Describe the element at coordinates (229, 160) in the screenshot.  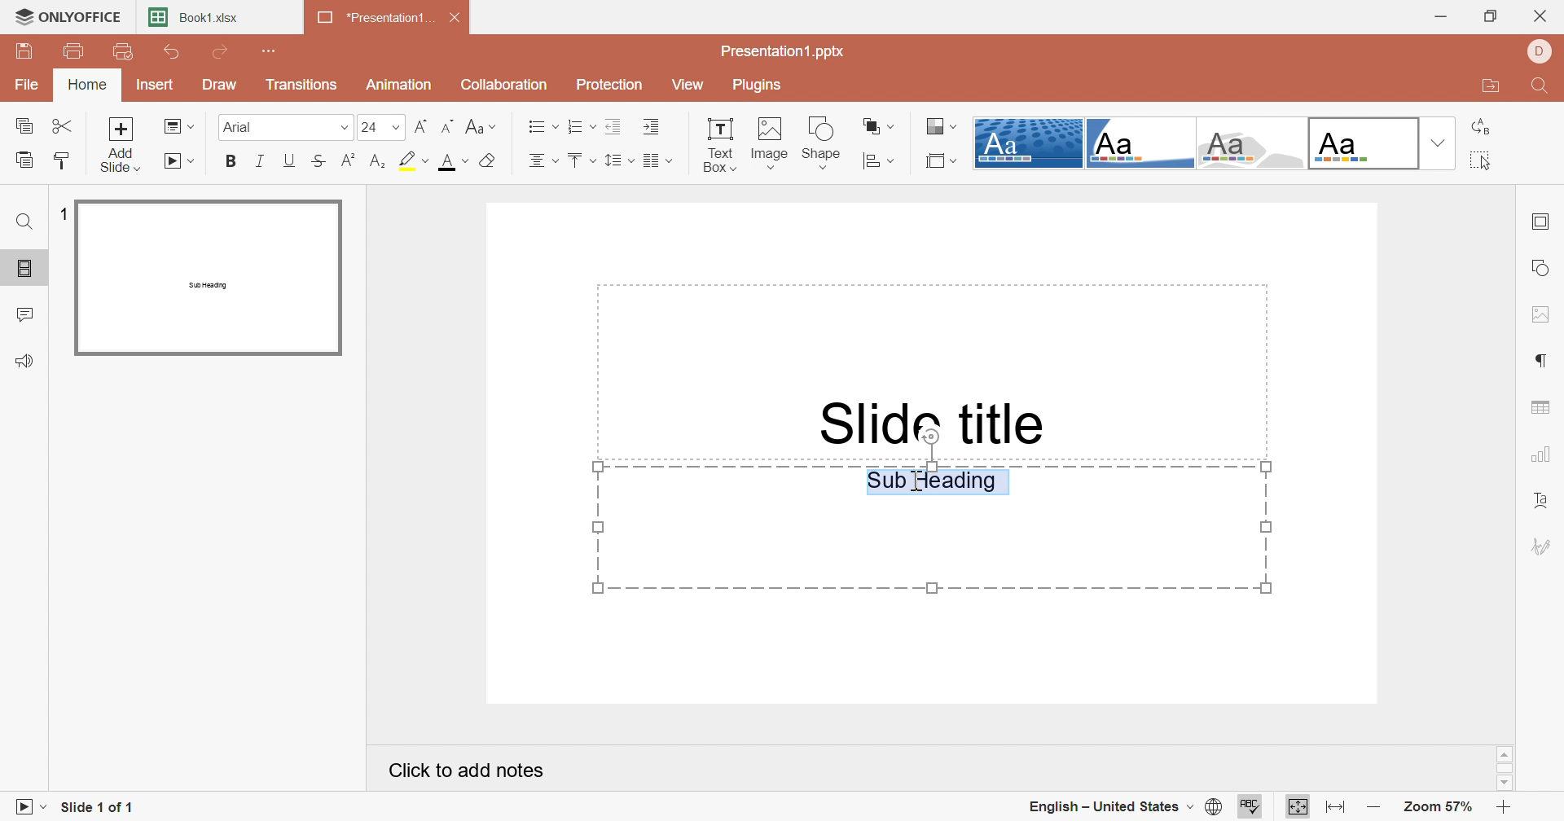
I see `Bold` at that location.